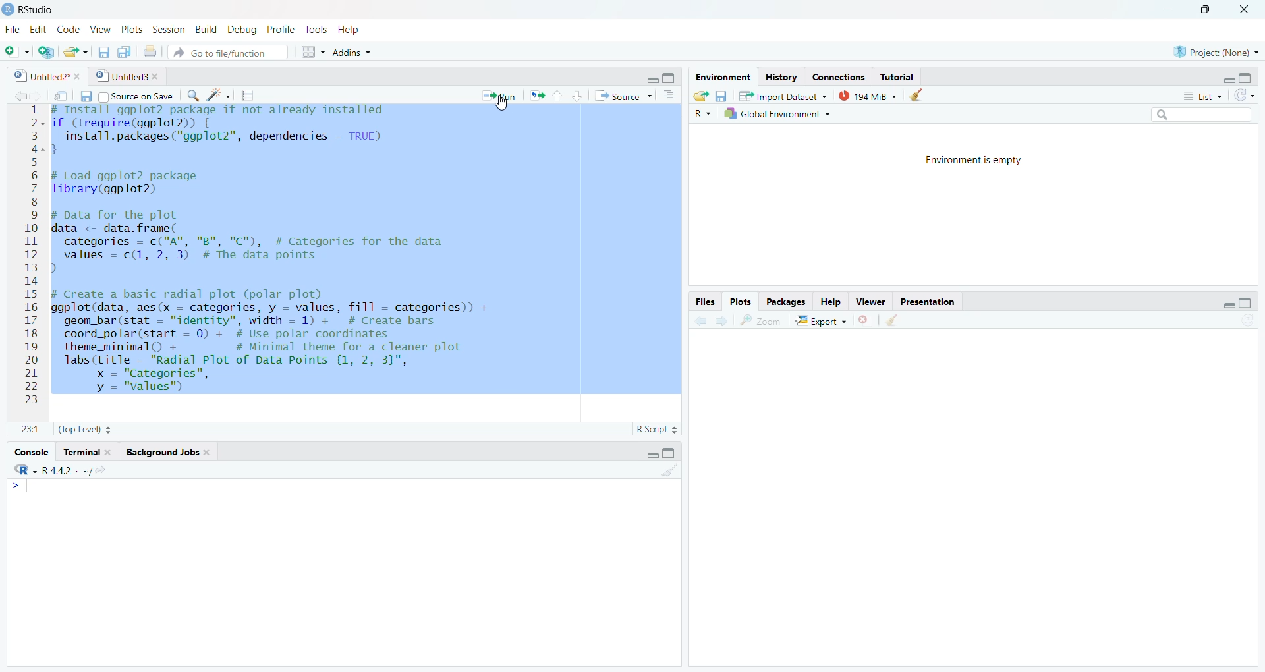 Image resolution: width=1265 pixels, height=672 pixels. I want to click on Refresh theme, so click(1247, 94).